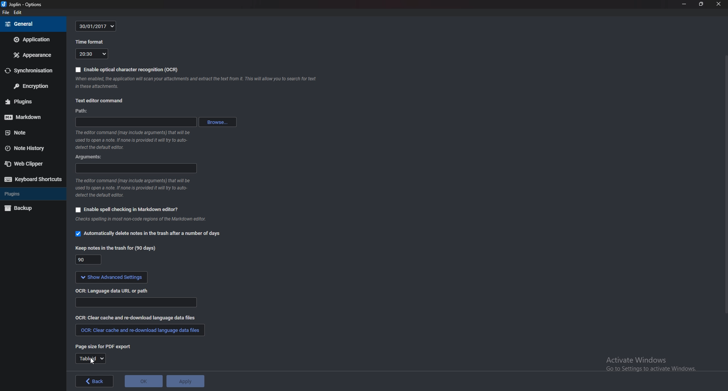  I want to click on Appearance, so click(33, 55).